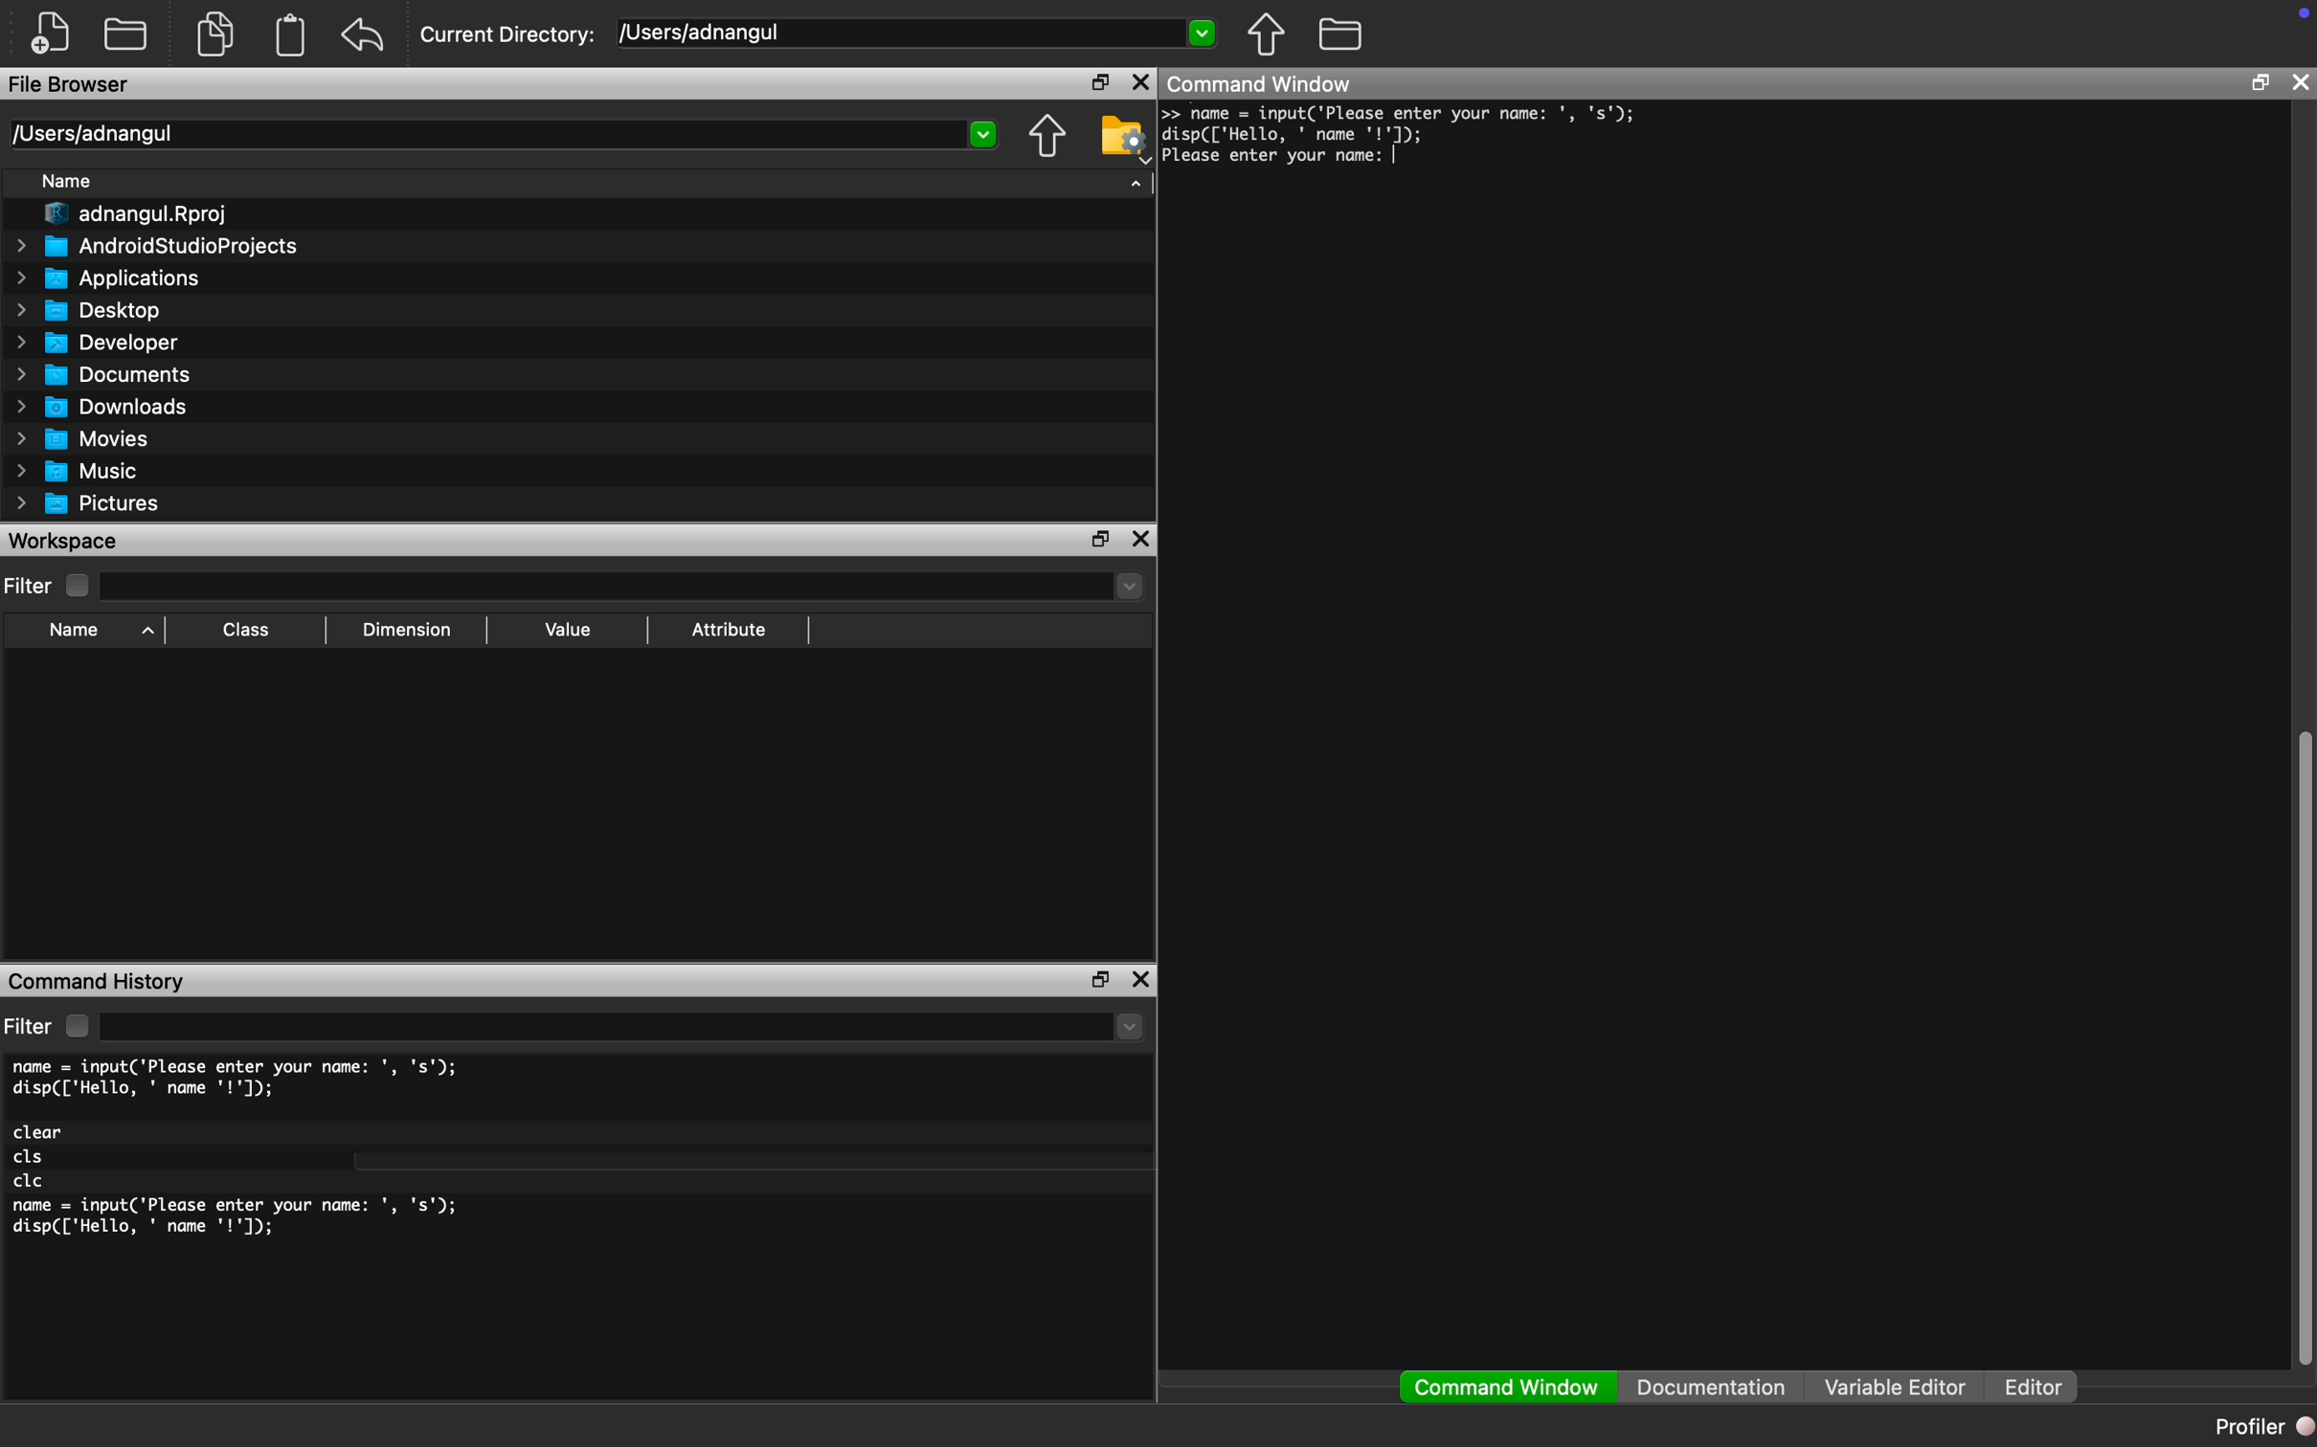 Image resolution: width=2317 pixels, height=1447 pixels. I want to click on Users/adnangul, so click(91, 134).